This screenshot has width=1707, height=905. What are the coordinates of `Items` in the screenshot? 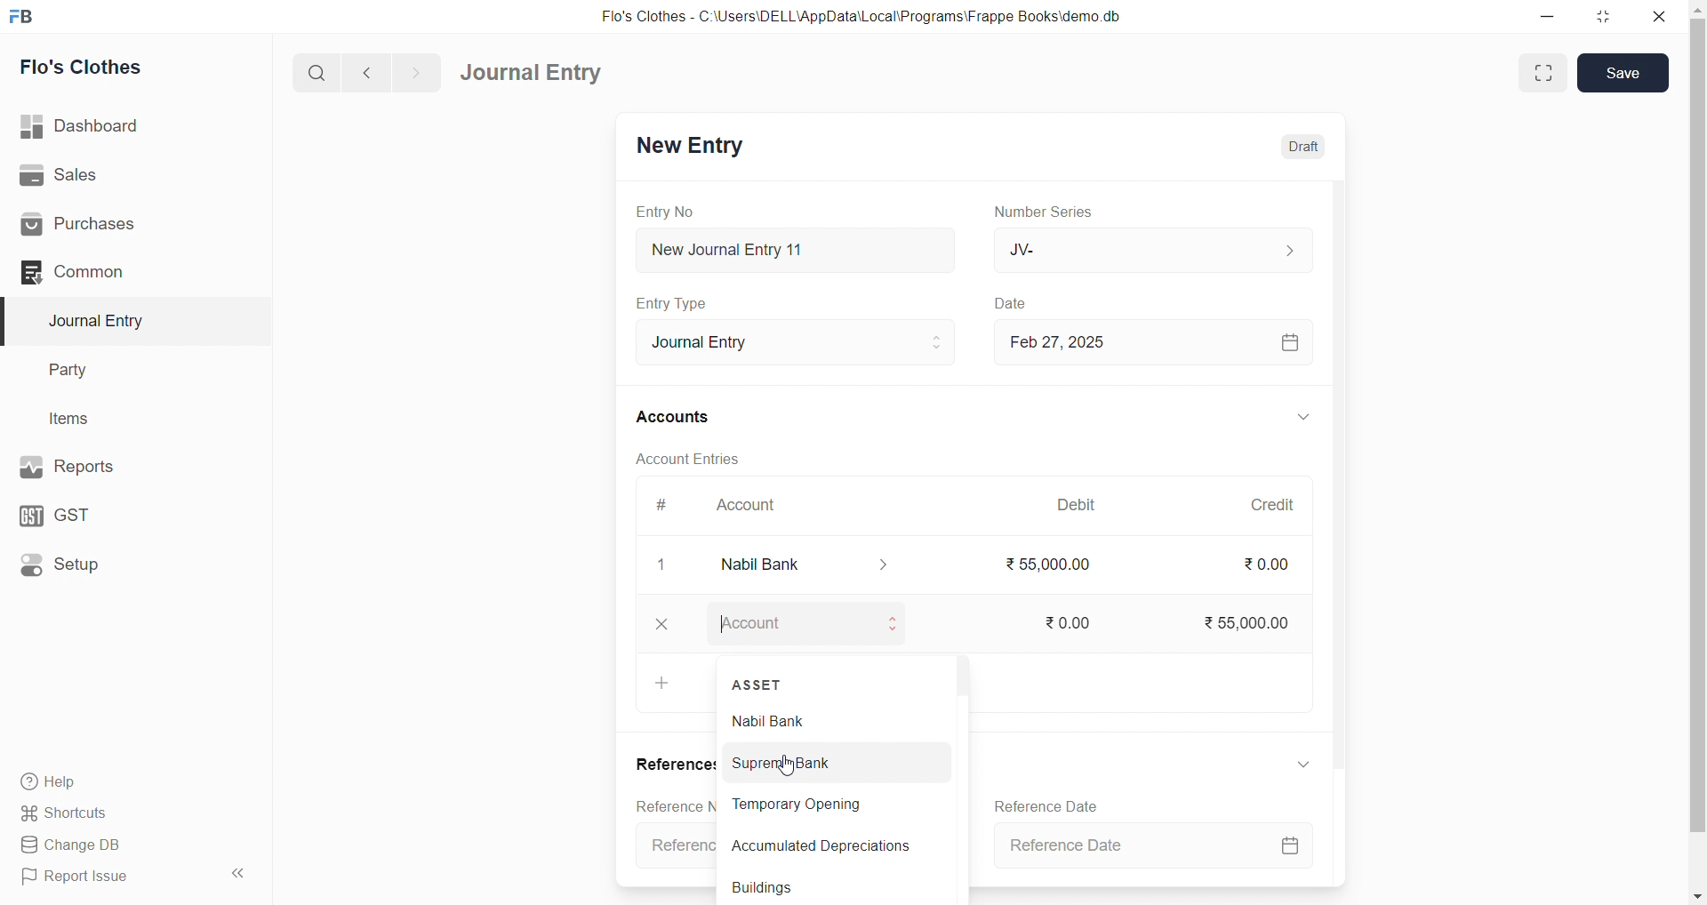 It's located at (76, 418).